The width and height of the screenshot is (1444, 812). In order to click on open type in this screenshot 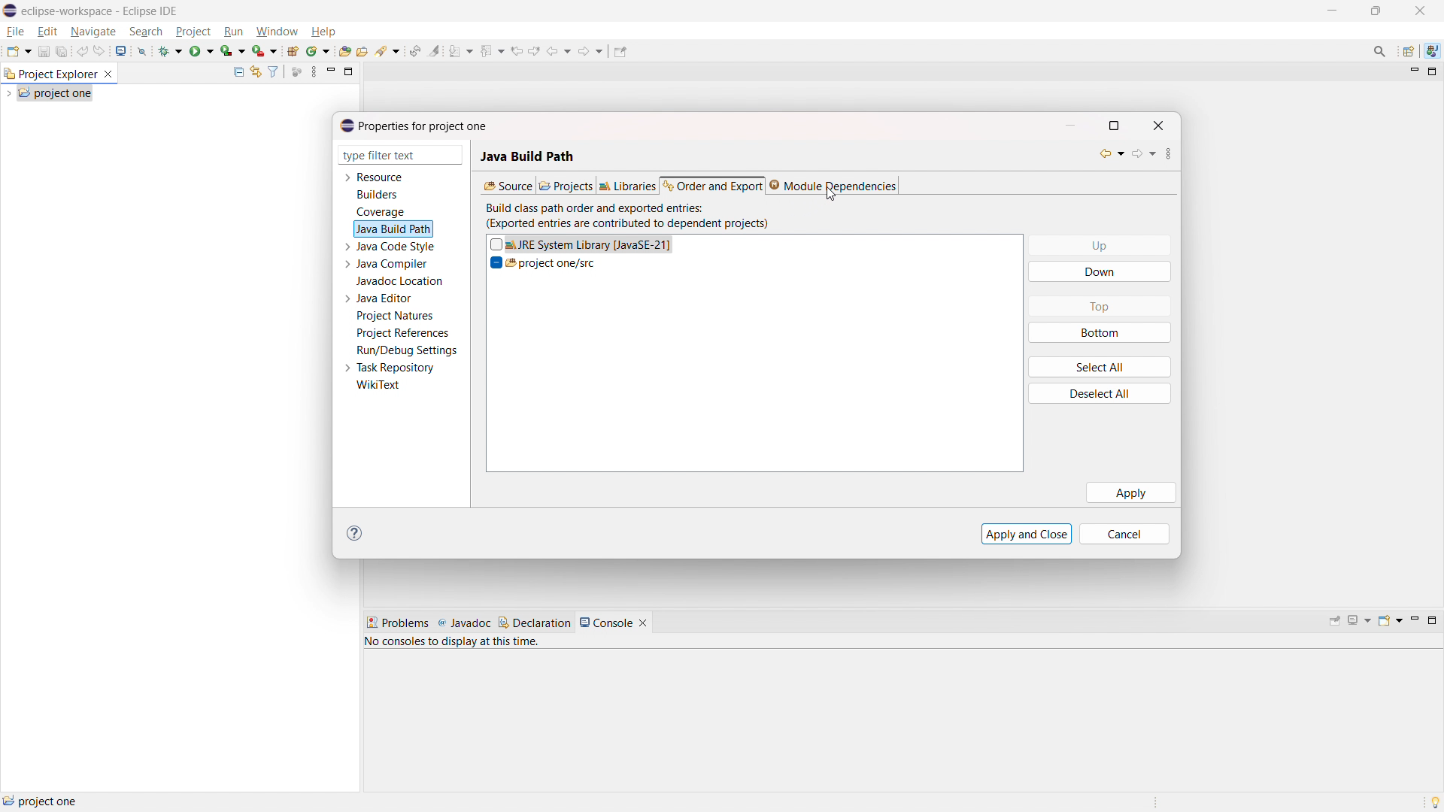, I will do `click(345, 50)`.